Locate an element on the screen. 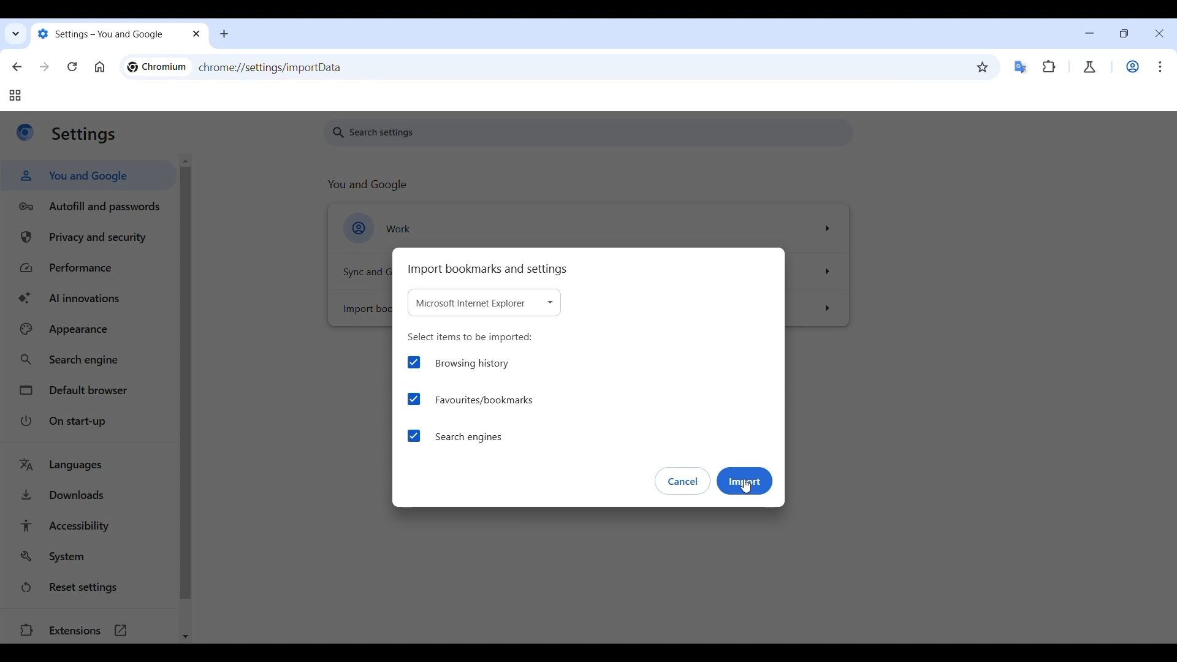 Image resolution: width=1177 pixels, height=662 pixels. Customize and control Chromium highlighted is located at coordinates (1160, 67).